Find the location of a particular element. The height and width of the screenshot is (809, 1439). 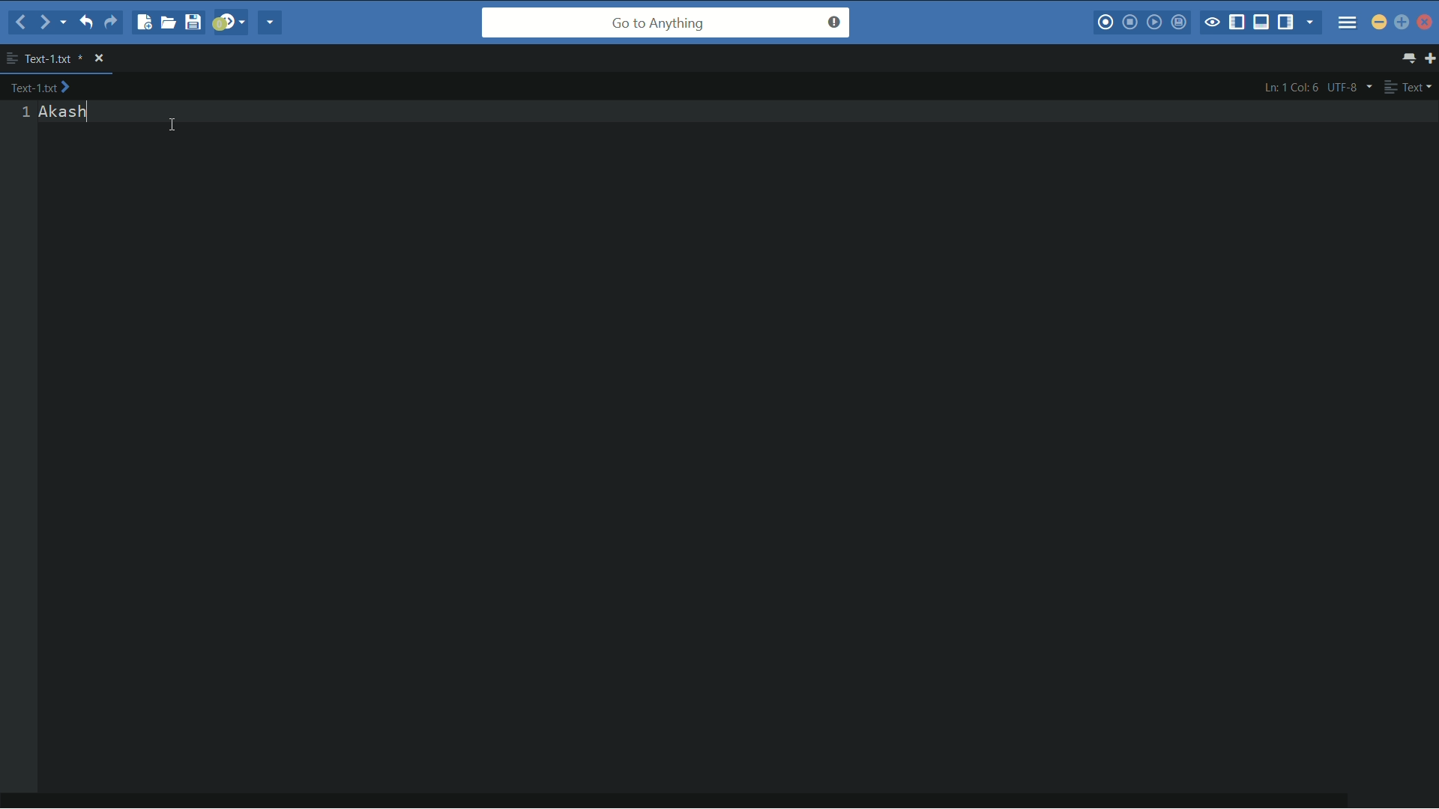

go to anything search bar is located at coordinates (666, 22).